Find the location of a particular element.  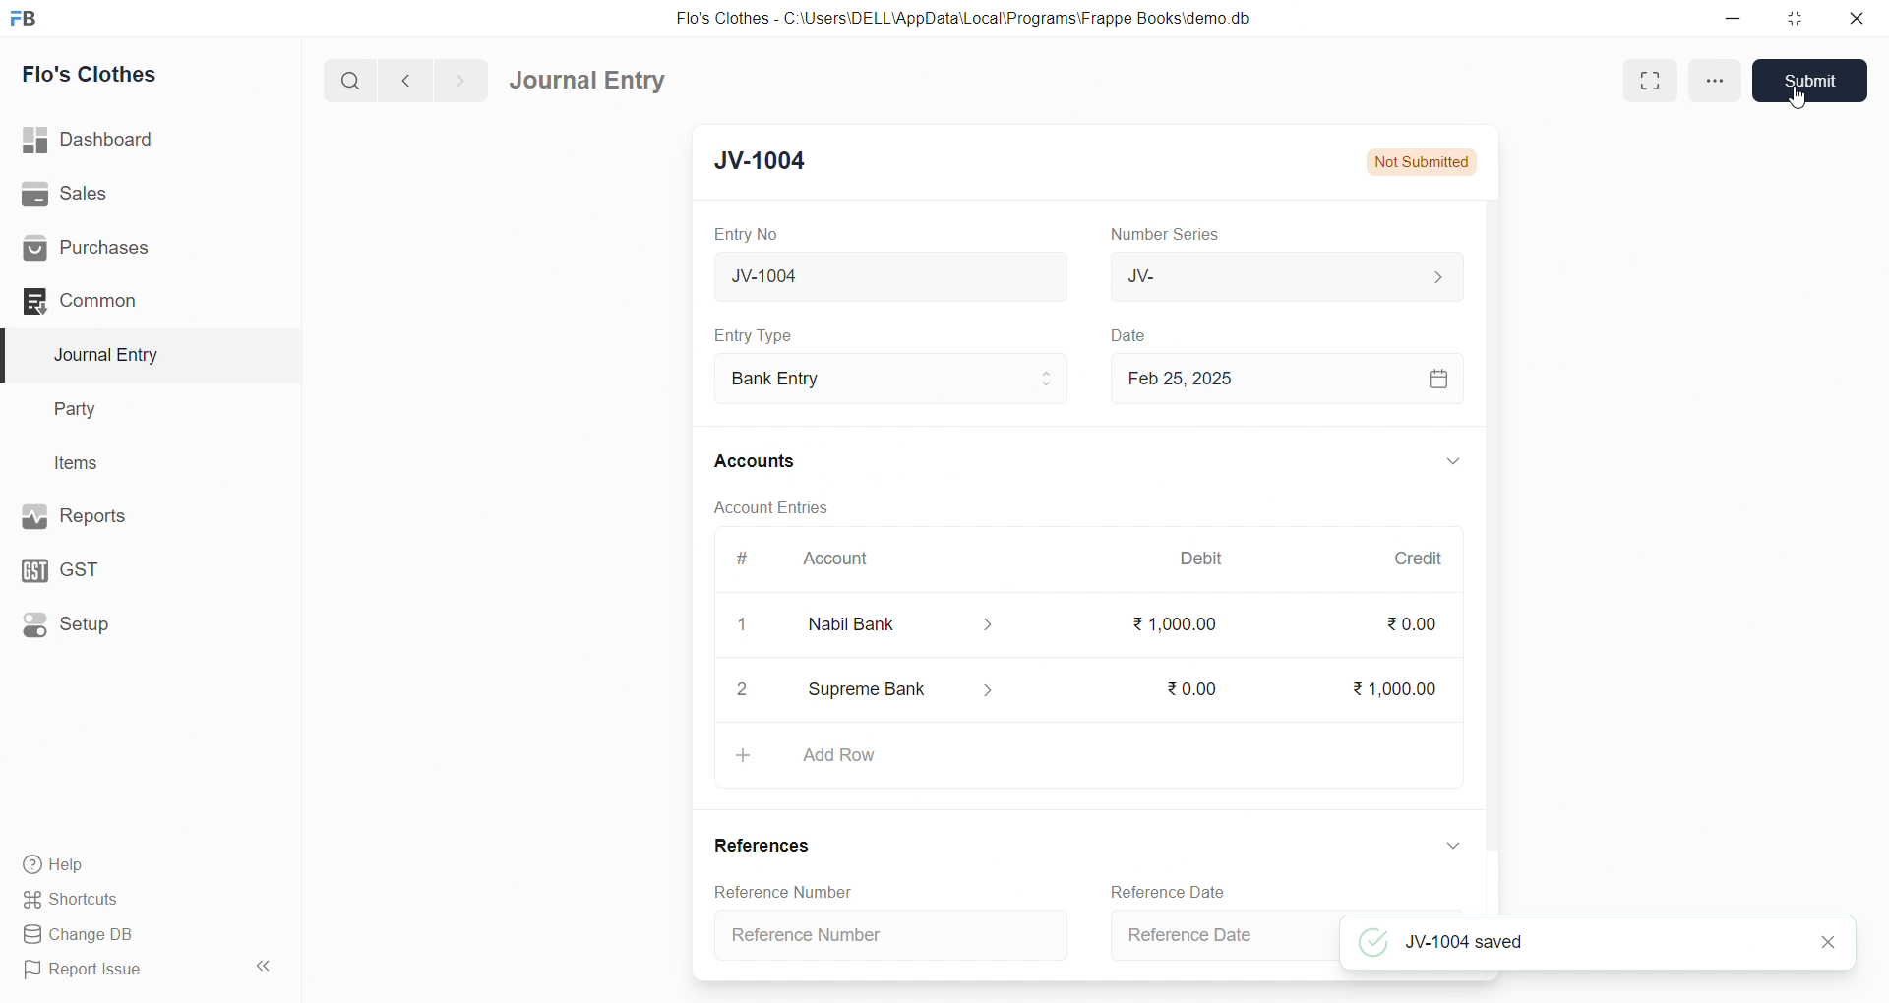

Number Series is located at coordinates (1169, 233).